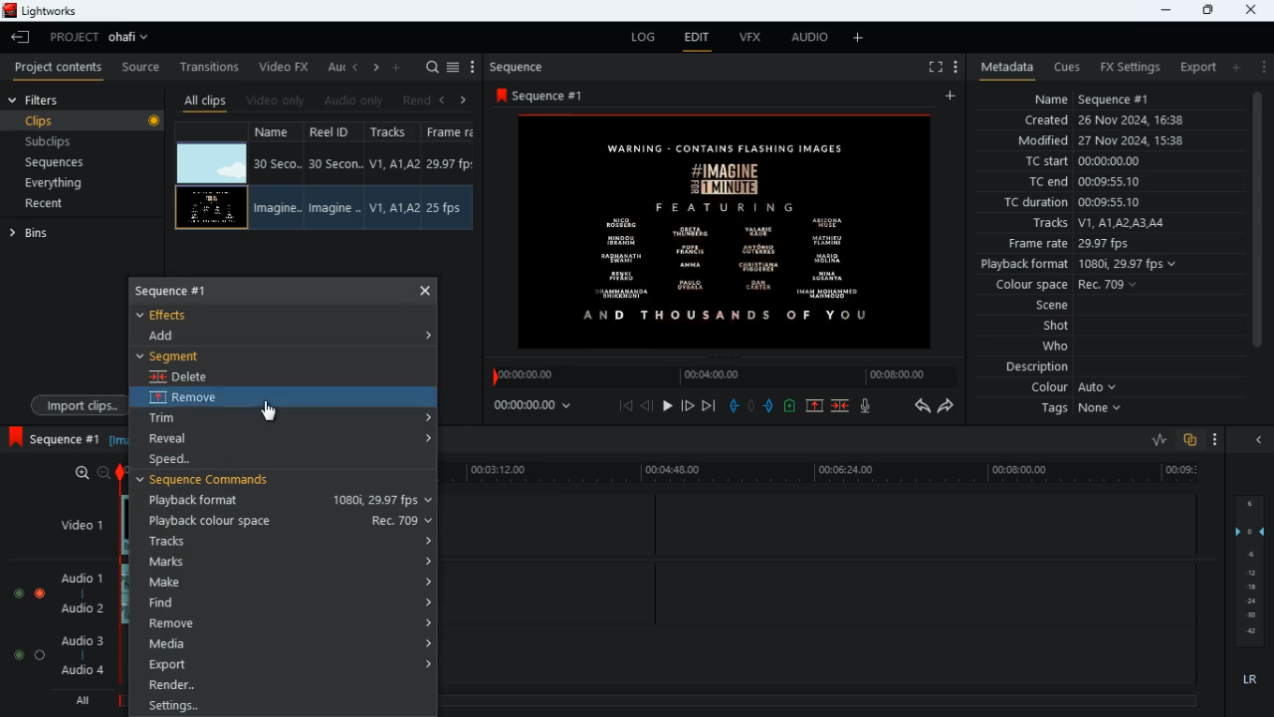 The width and height of the screenshot is (1274, 717). Describe the element at coordinates (1128, 66) in the screenshot. I see `fx settings` at that location.